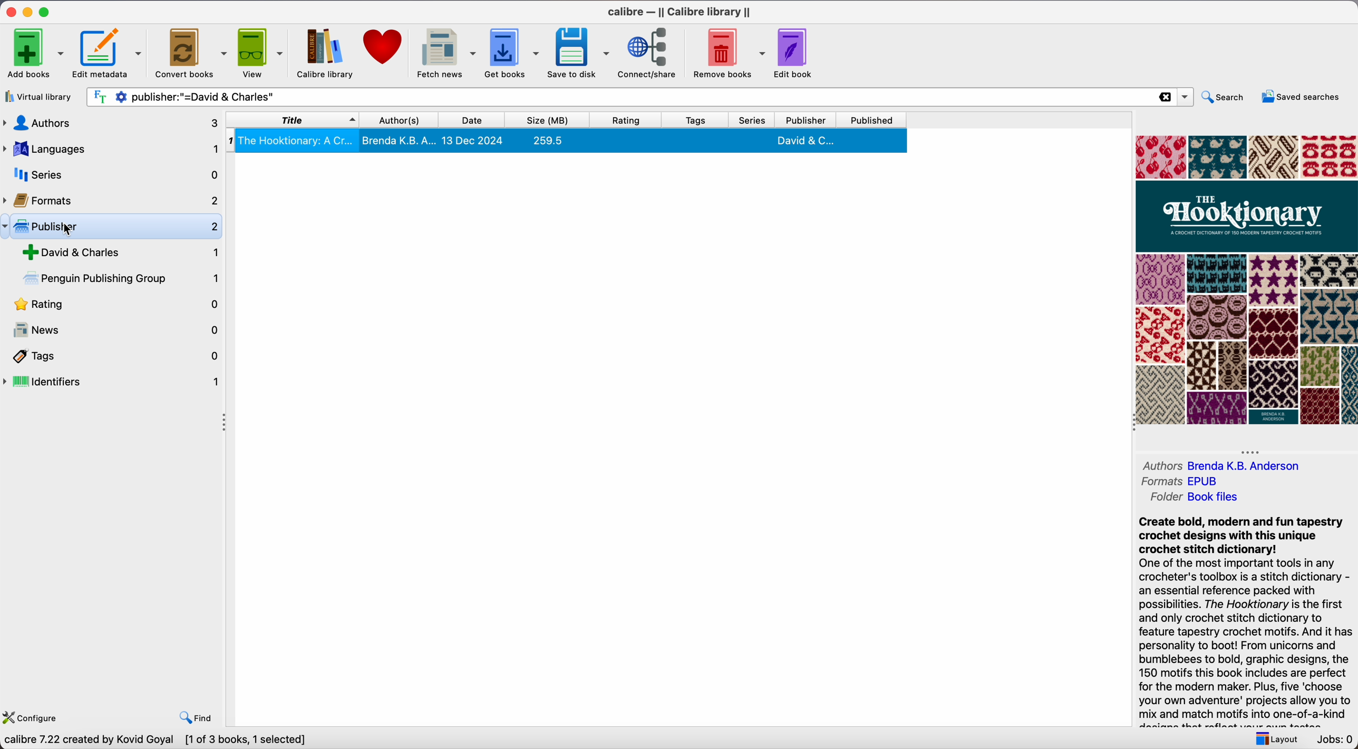  What do you see at coordinates (405, 119) in the screenshot?
I see `author(s)` at bounding box center [405, 119].